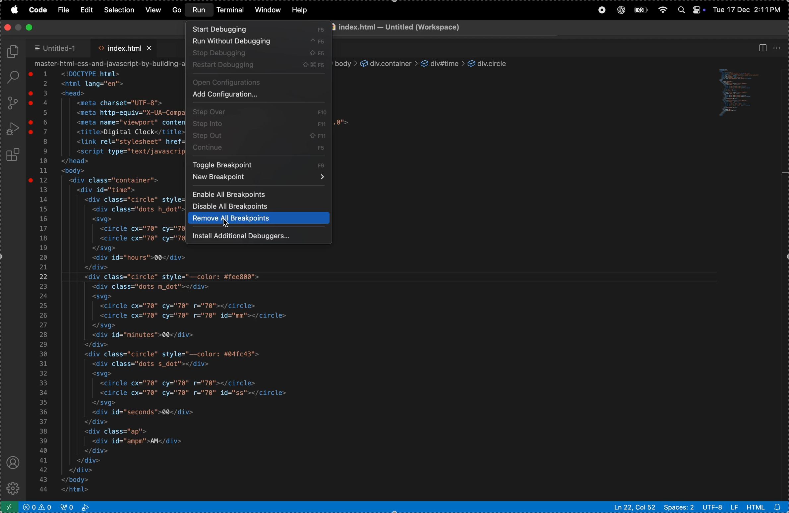 This screenshot has width=789, height=513. I want to click on options, so click(778, 46).